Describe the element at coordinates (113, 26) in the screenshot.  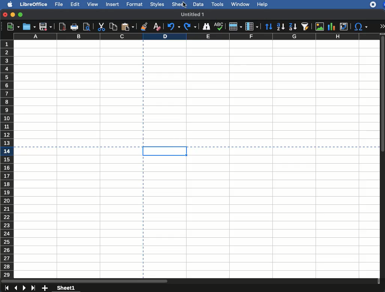
I see `copy` at that location.